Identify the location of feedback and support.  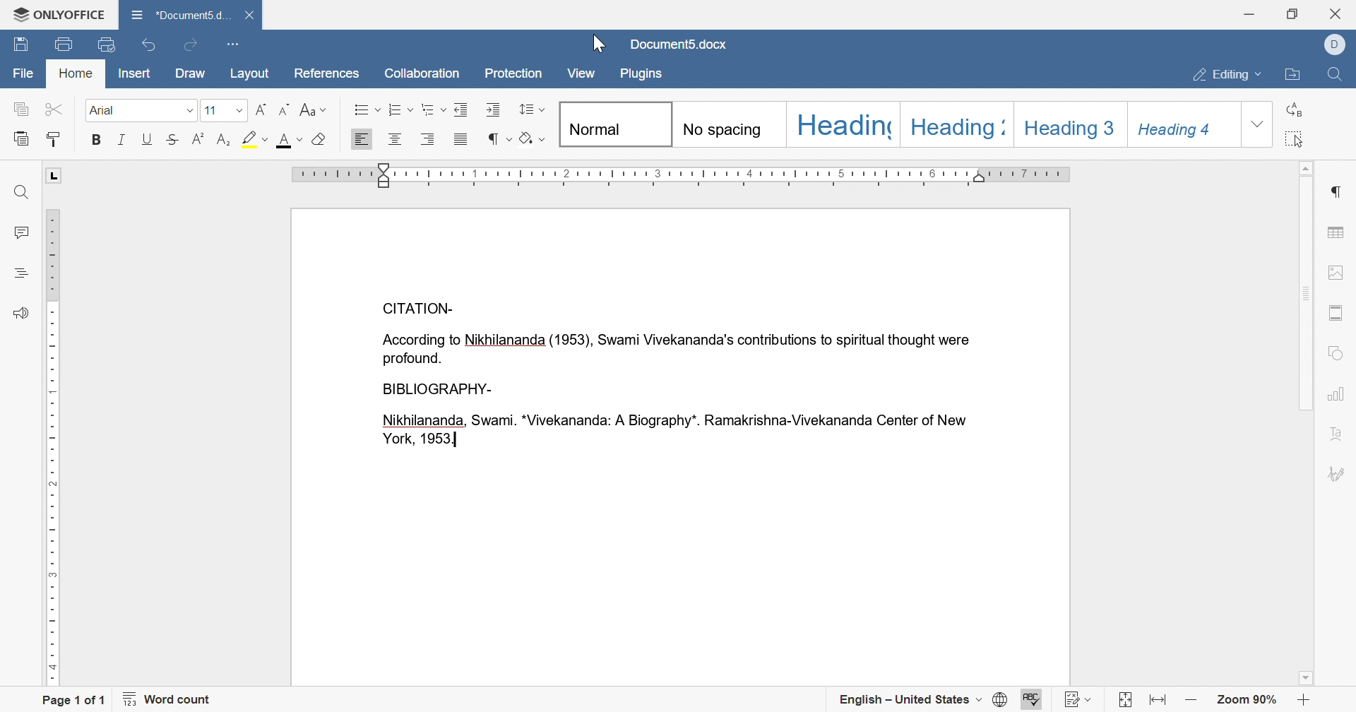
(18, 314).